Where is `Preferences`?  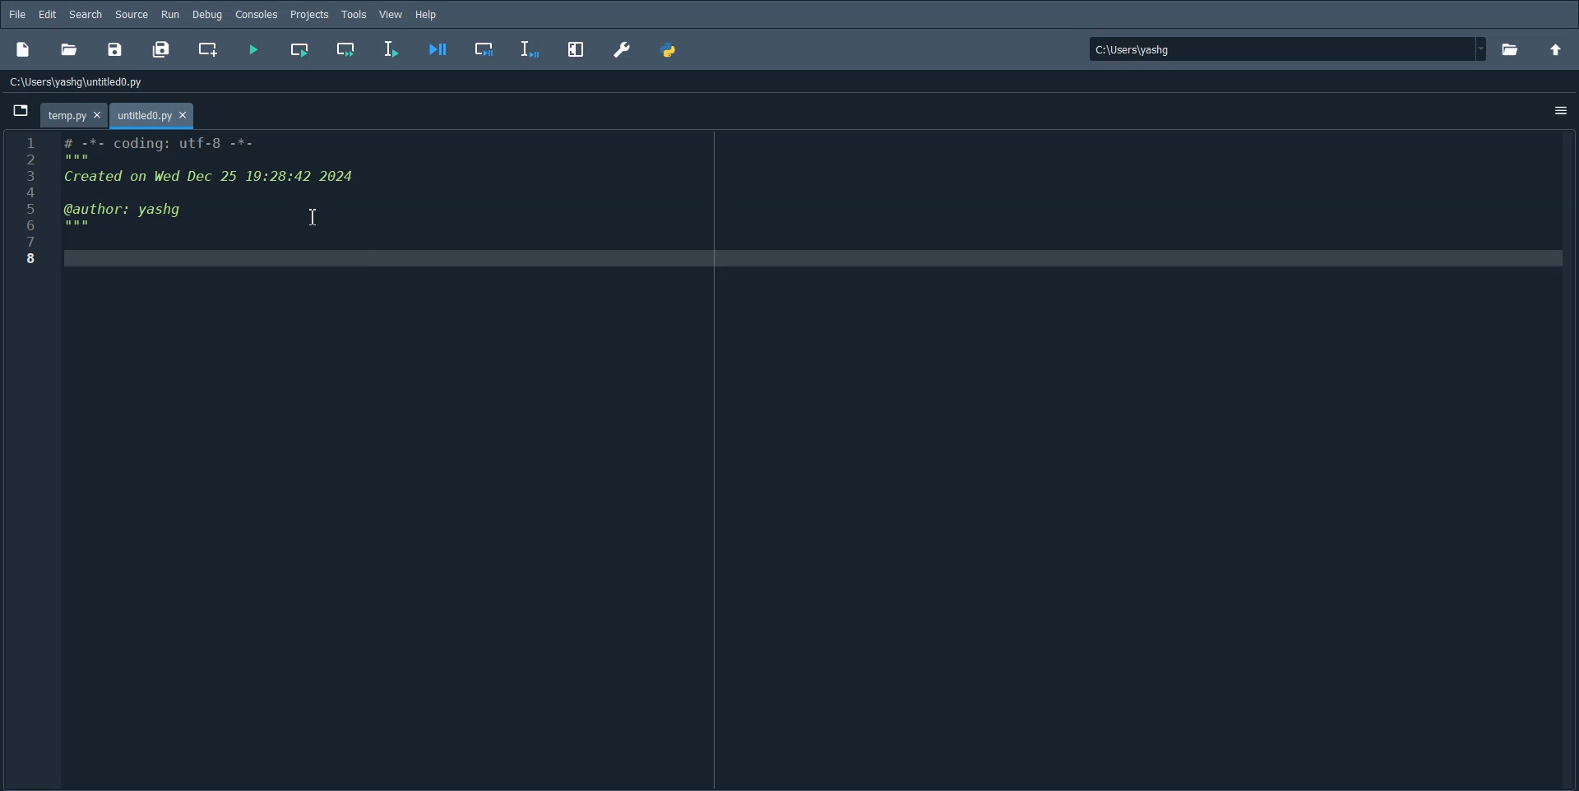 Preferences is located at coordinates (623, 50).